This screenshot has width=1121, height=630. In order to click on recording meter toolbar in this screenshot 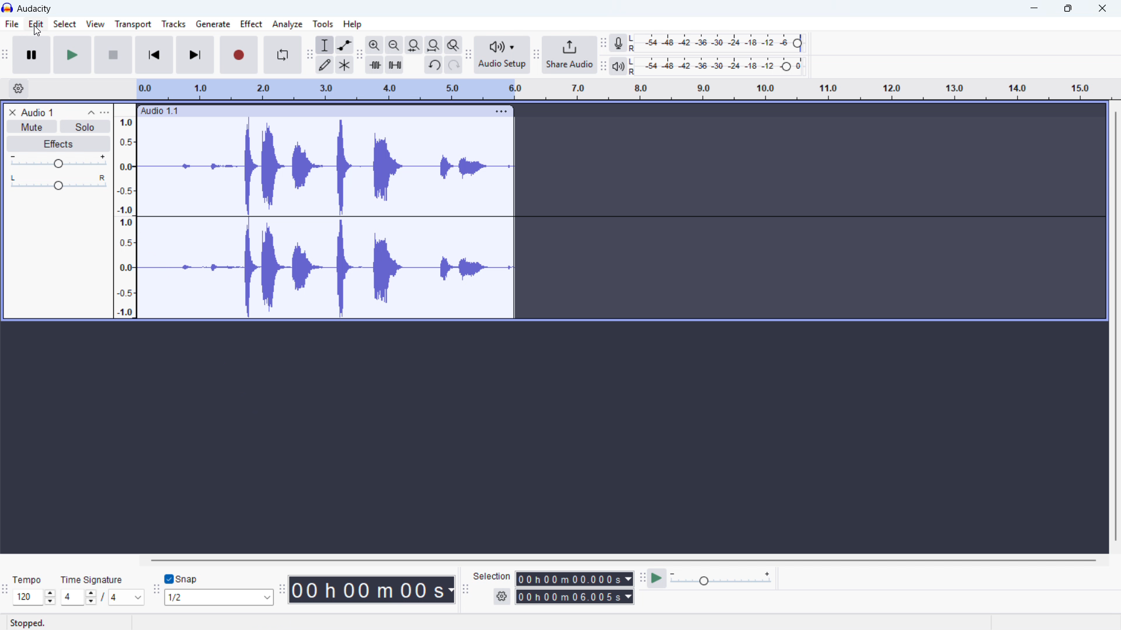, I will do `click(603, 43)`.